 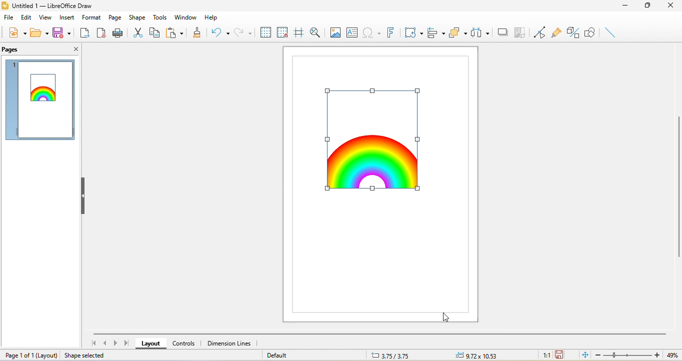 I want to click on view, so click(x=46, y=19).